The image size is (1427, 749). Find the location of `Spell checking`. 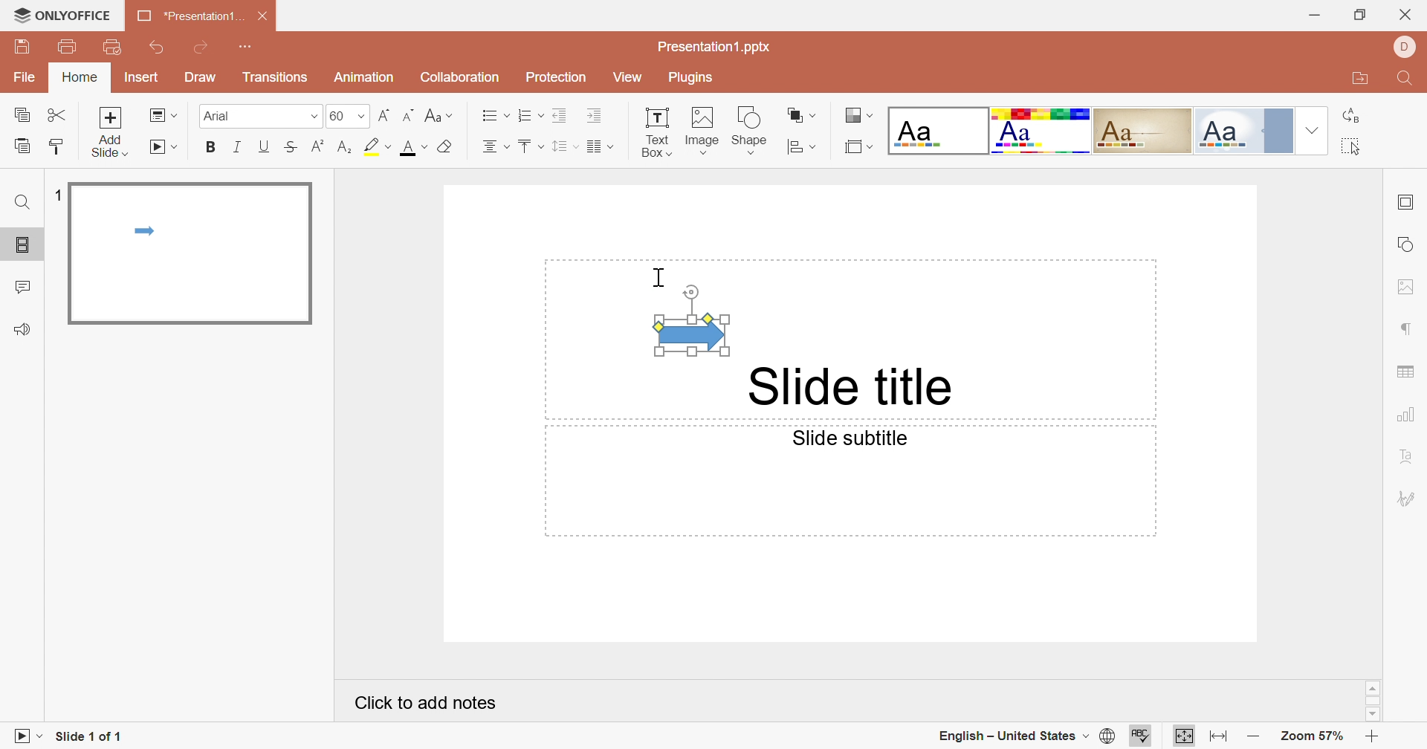

Spell checking is located at coordinates (1138, 736).